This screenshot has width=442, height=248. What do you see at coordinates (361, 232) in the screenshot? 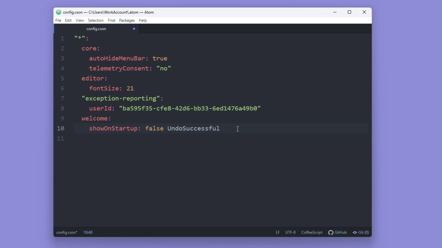
I see `git(0)` at bounding box center [361, 232].